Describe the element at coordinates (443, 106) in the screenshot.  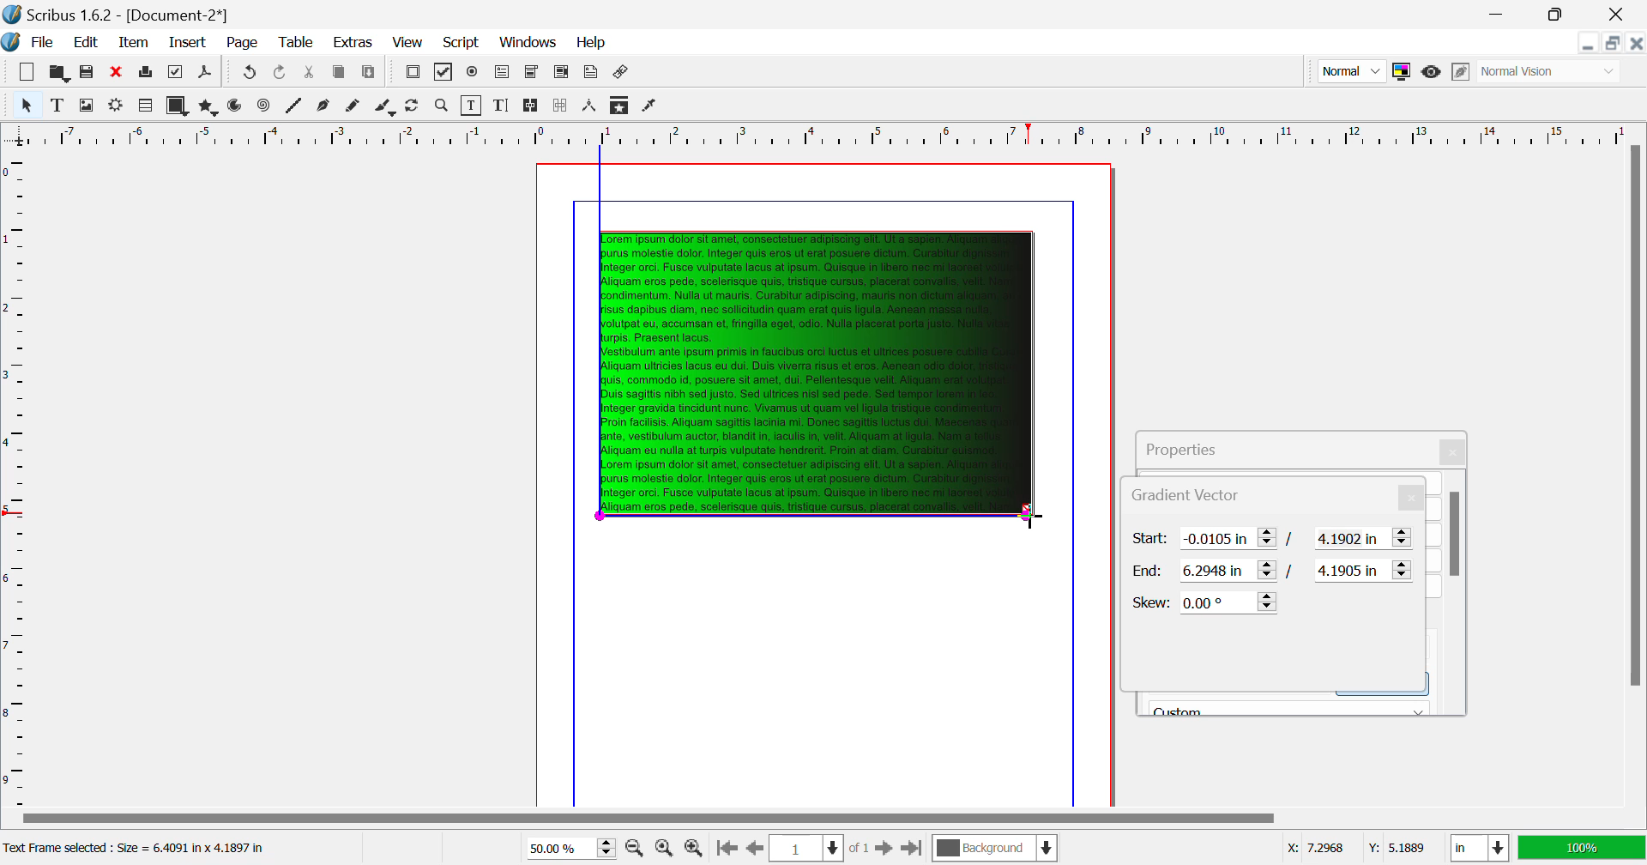
I see `Zoom` at that location.